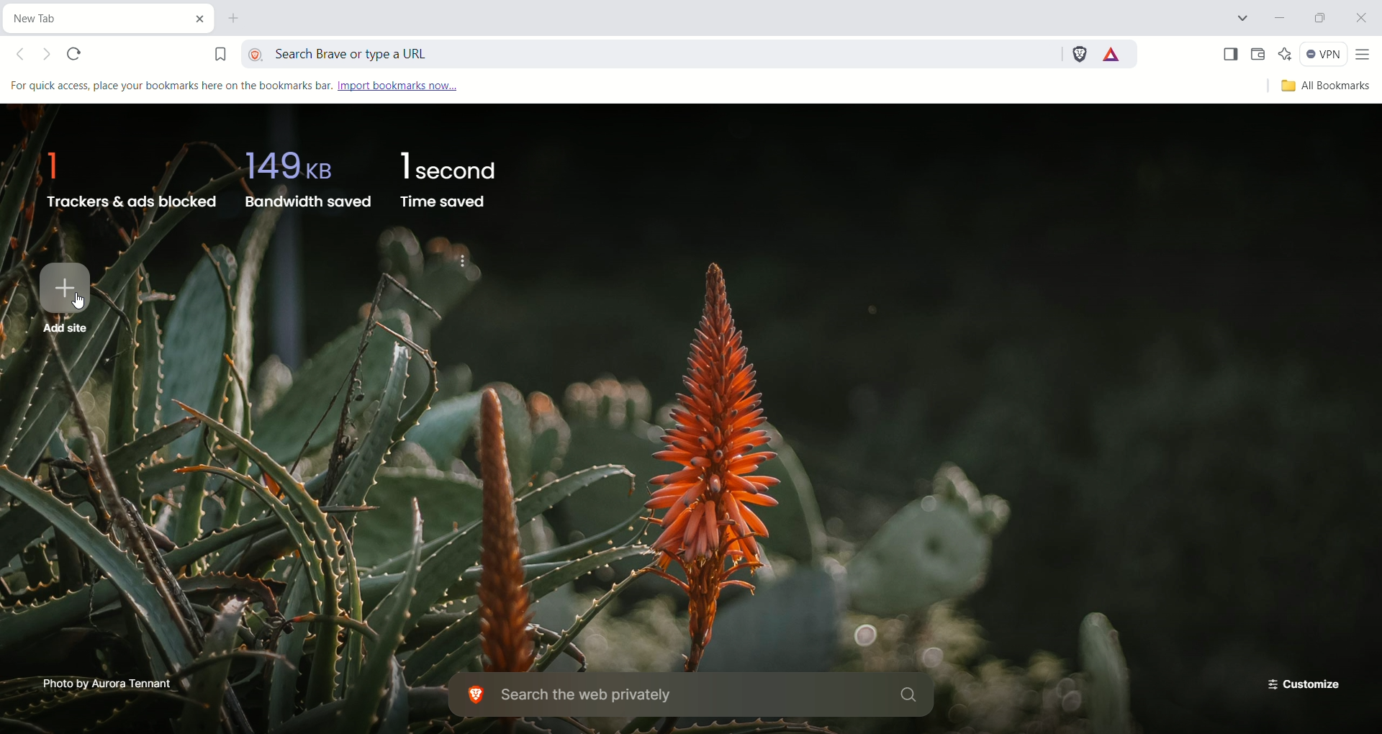 The height and width of the screenshot is (734, 1382). I want to click on Click to go back,  hold to see history, so click(25, 56).